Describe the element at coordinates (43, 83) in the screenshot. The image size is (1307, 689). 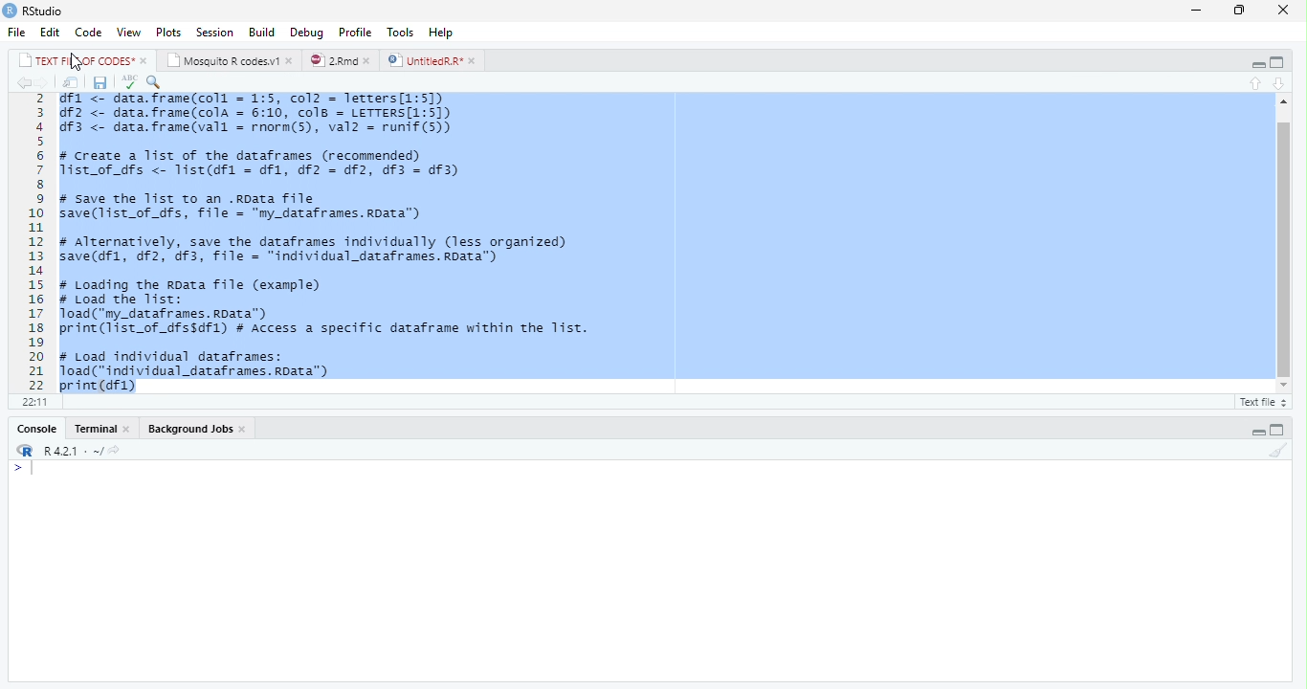
I see `Go to next location` at that location.